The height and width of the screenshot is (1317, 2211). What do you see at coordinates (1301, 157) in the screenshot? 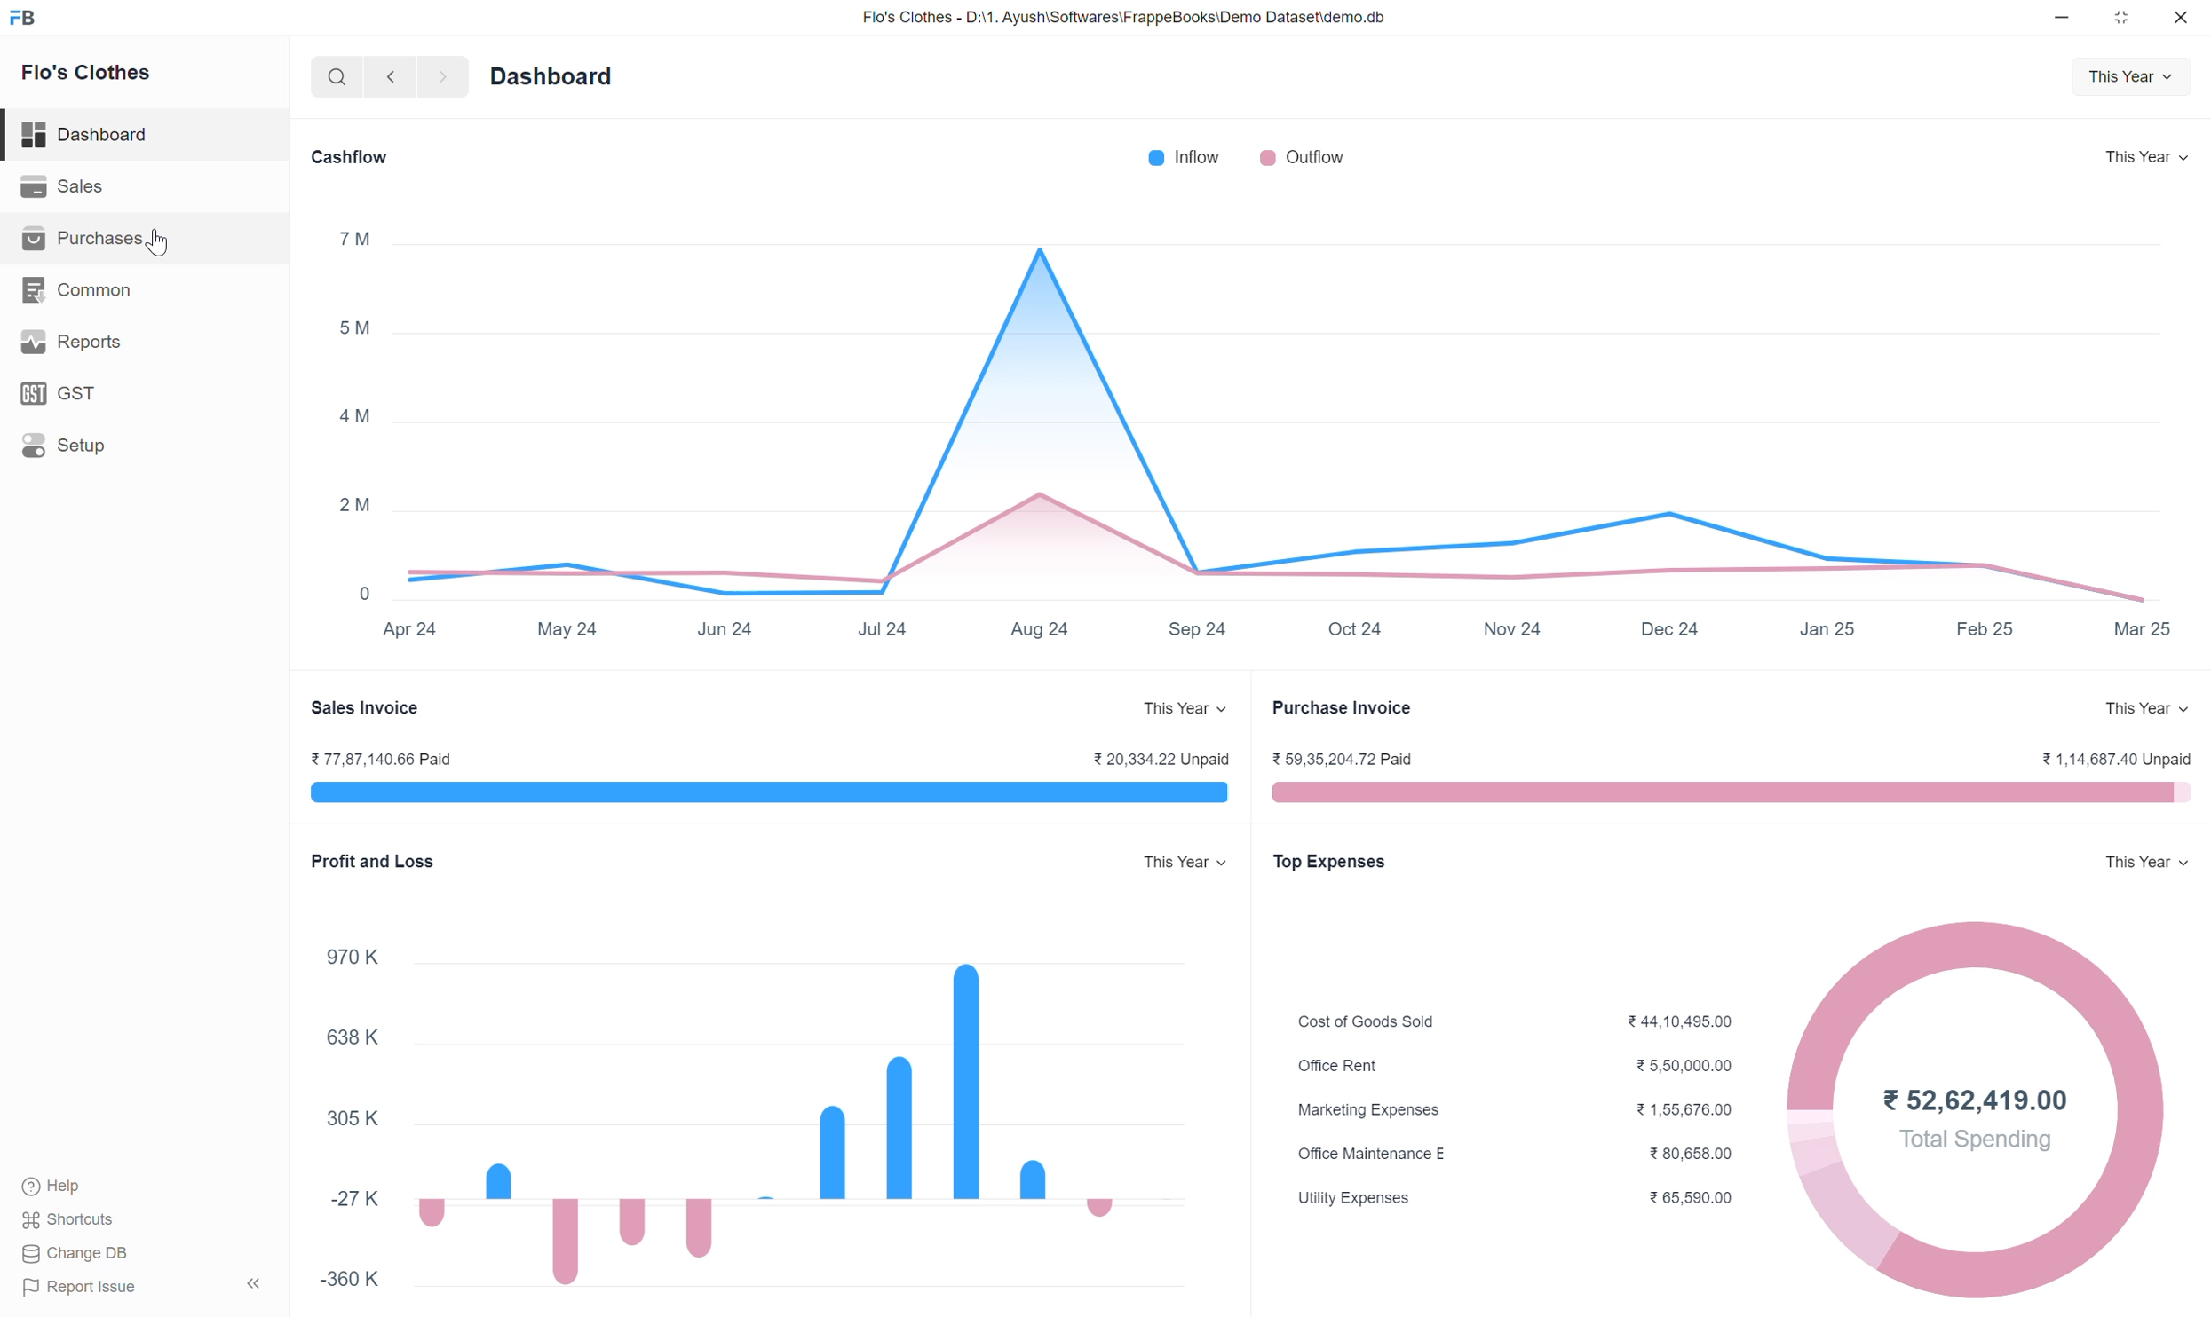
I see `outflow` at bounding box center [1301, 157].